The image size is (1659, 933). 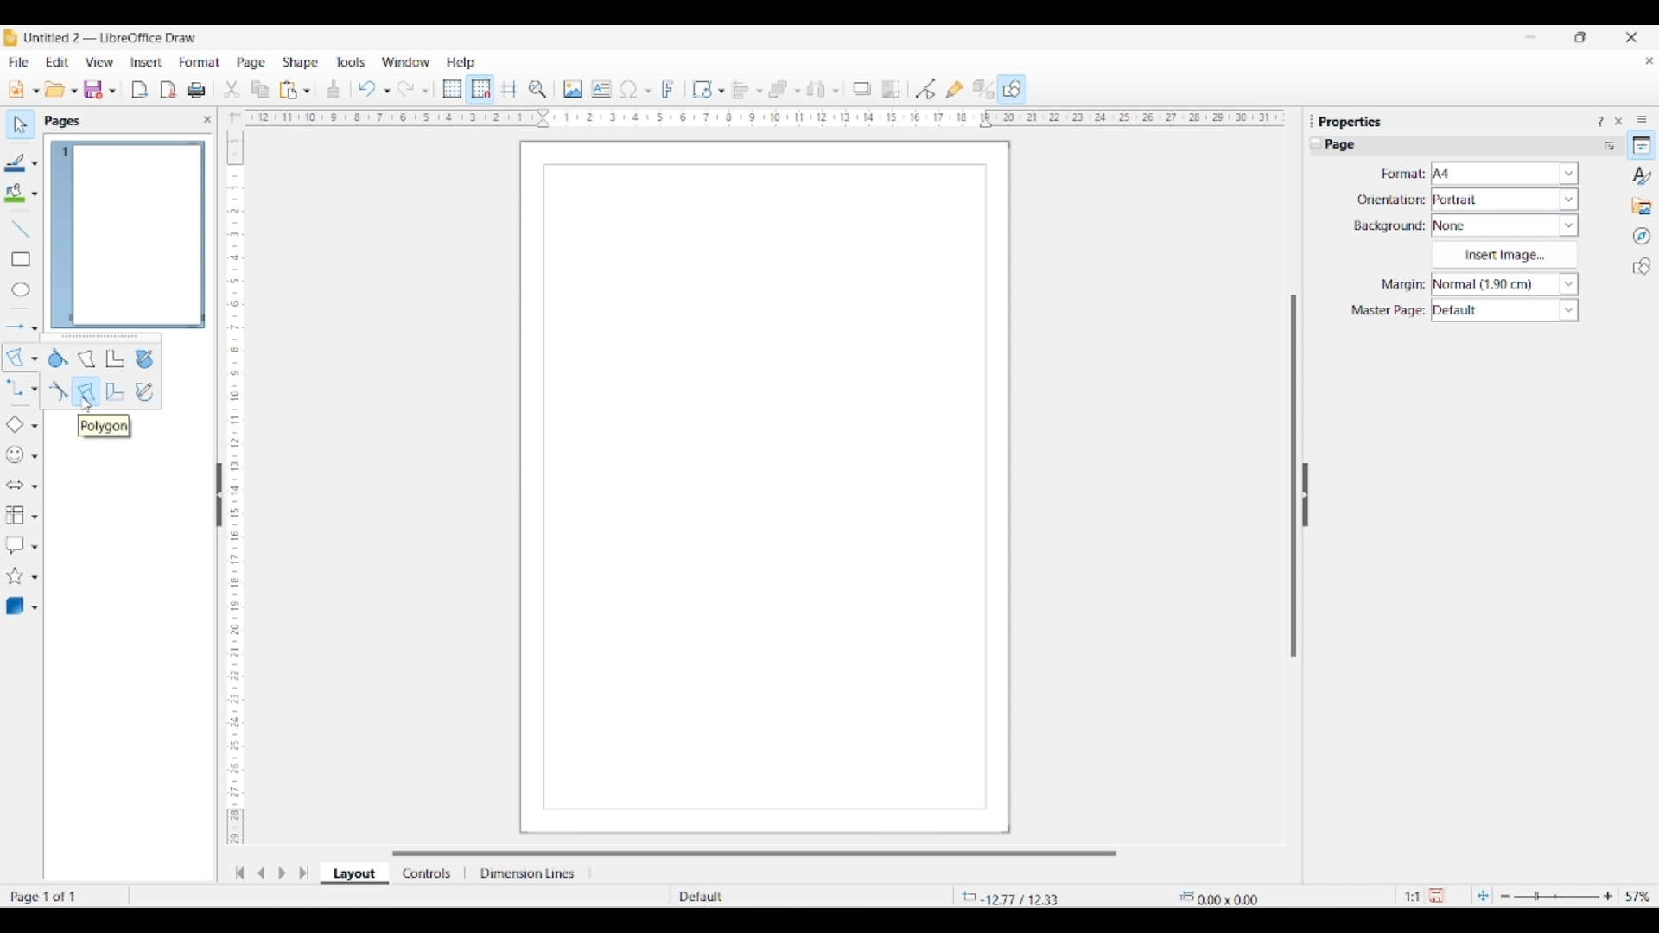 What do you see at coordinates (20, 228) in the screenshot?
I see `Insert line` at bounding box center [20, 228].